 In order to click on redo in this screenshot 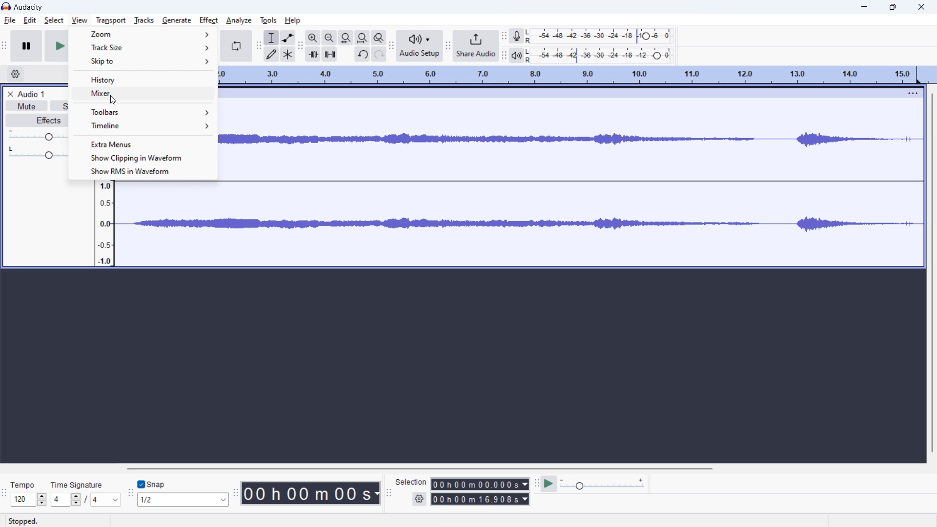, I will do `click(379, 54)`.